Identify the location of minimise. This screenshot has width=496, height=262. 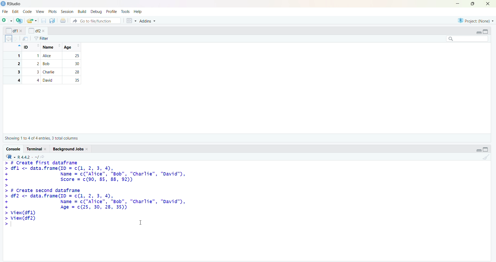
(458, 3).